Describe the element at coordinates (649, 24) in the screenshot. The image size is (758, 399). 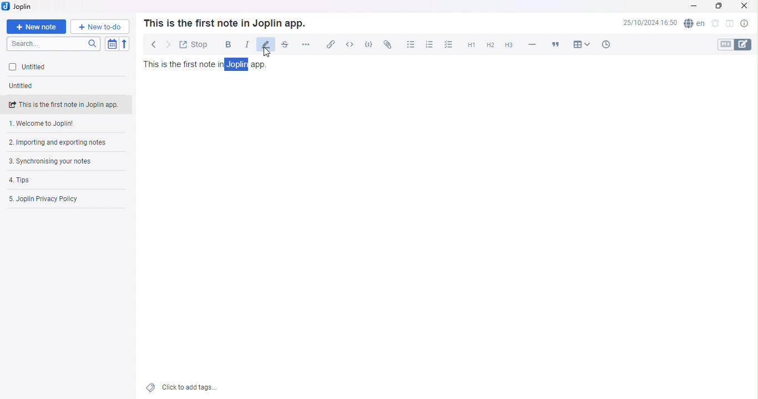
I see `Date and Time` at that location.